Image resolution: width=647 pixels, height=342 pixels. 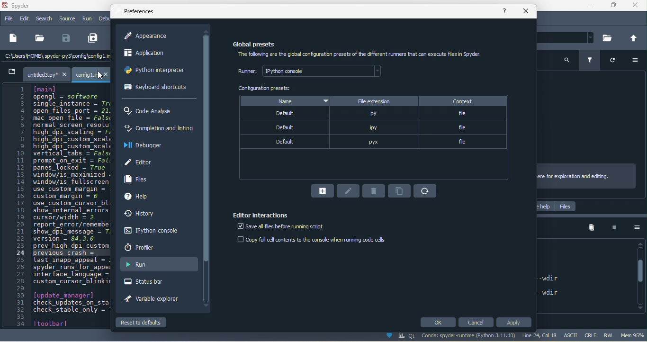 I want to click on editor, so click(x=143, y=162).